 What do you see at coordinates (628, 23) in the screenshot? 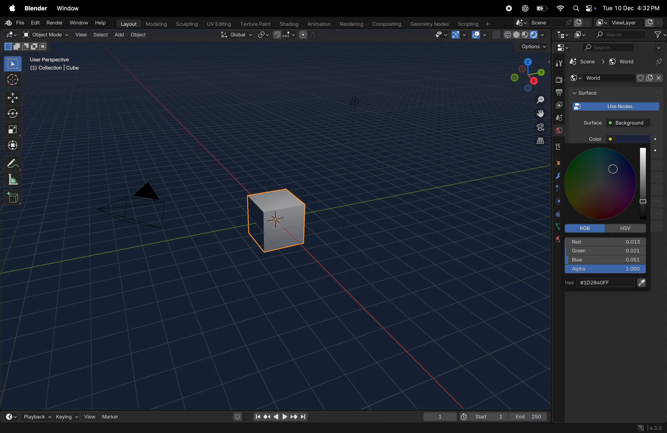
I see `View layer` at bounding box center [628, 23].